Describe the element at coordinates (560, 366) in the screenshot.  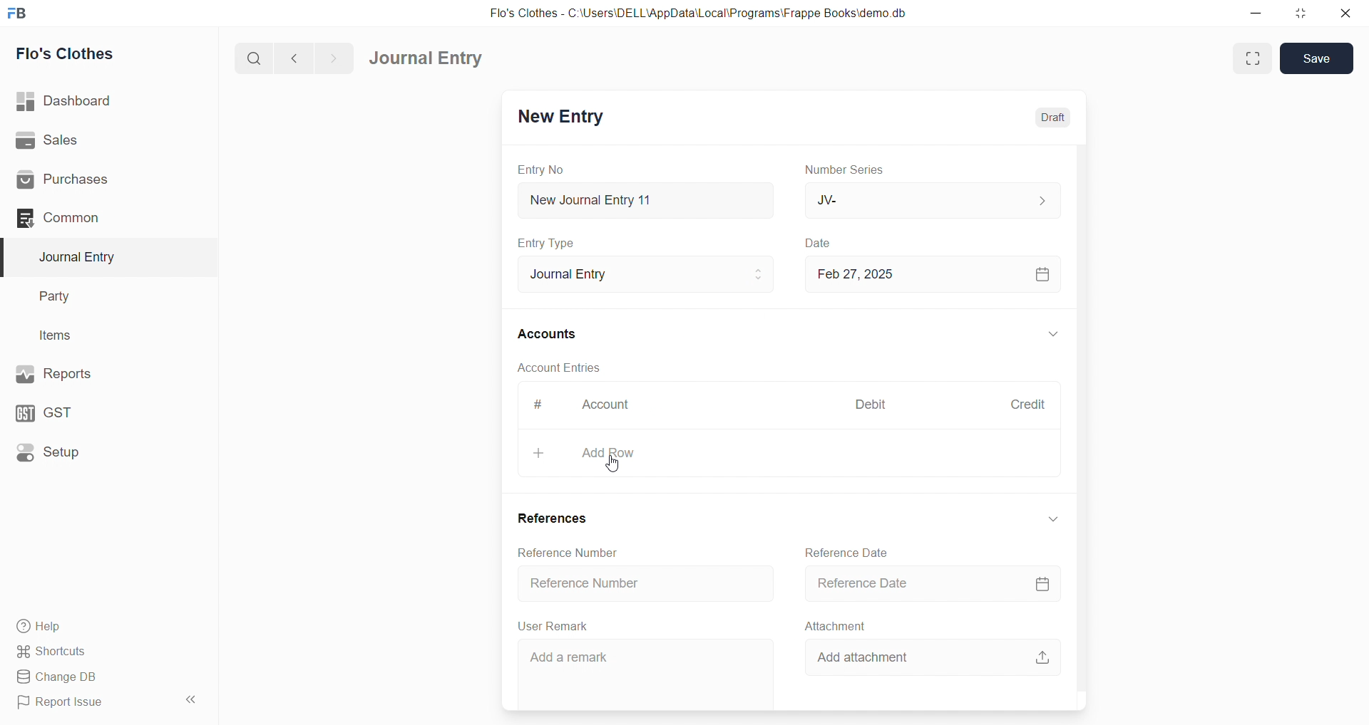
I see `Account Entries` at that location.